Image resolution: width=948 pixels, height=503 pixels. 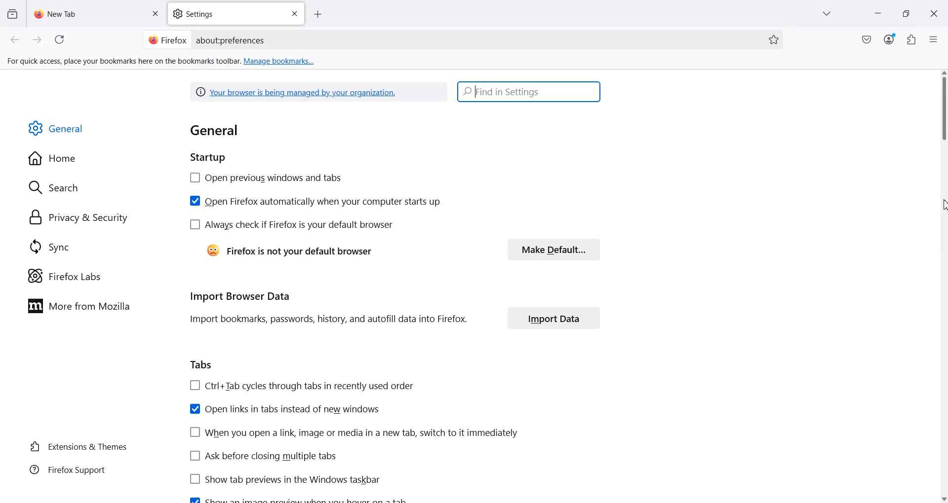 What do you see at coordinates (299, 91) in the screenshot?
I see `@ Your browser is being managed by your organization.` at bounding box center [299, 91].